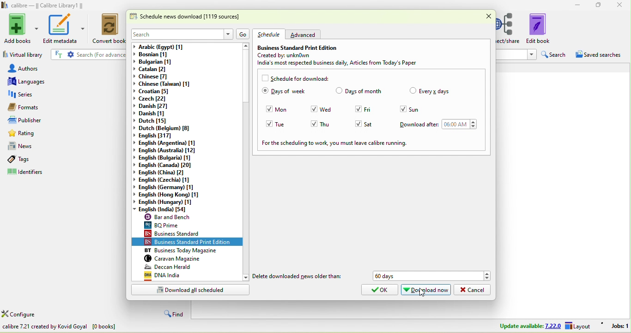  Describe the element at coordinates (21, 314) in the screenshot. I see `configure` at that location.